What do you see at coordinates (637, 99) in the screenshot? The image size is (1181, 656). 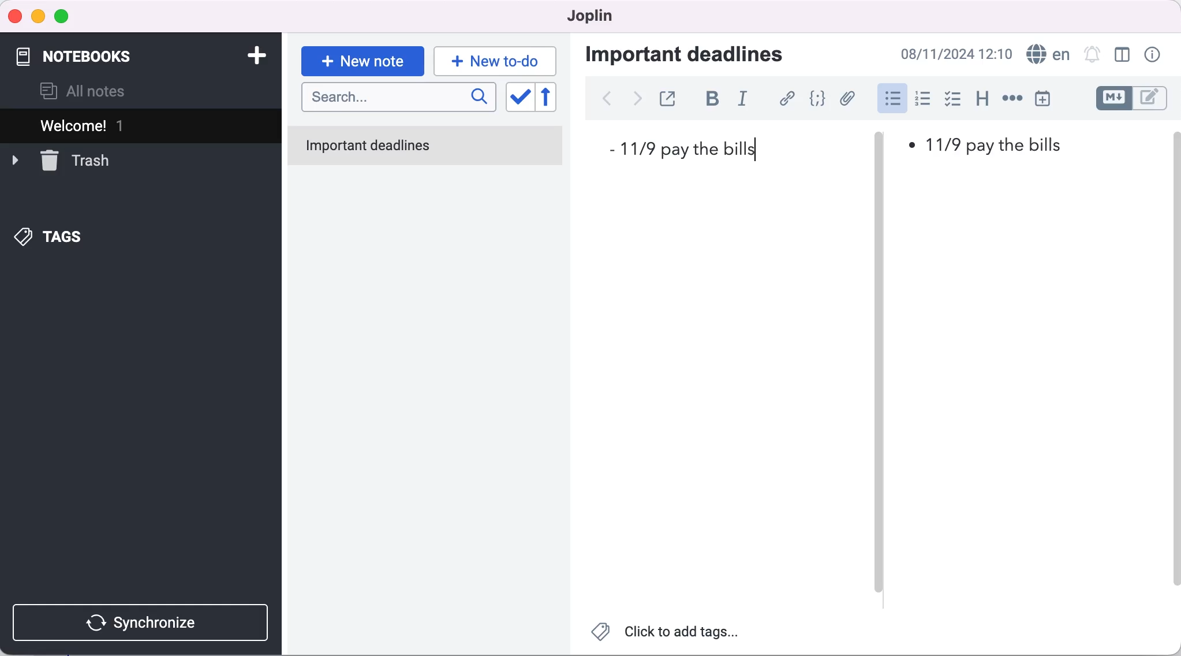 I see `forward` at bounding box center [637, 99].